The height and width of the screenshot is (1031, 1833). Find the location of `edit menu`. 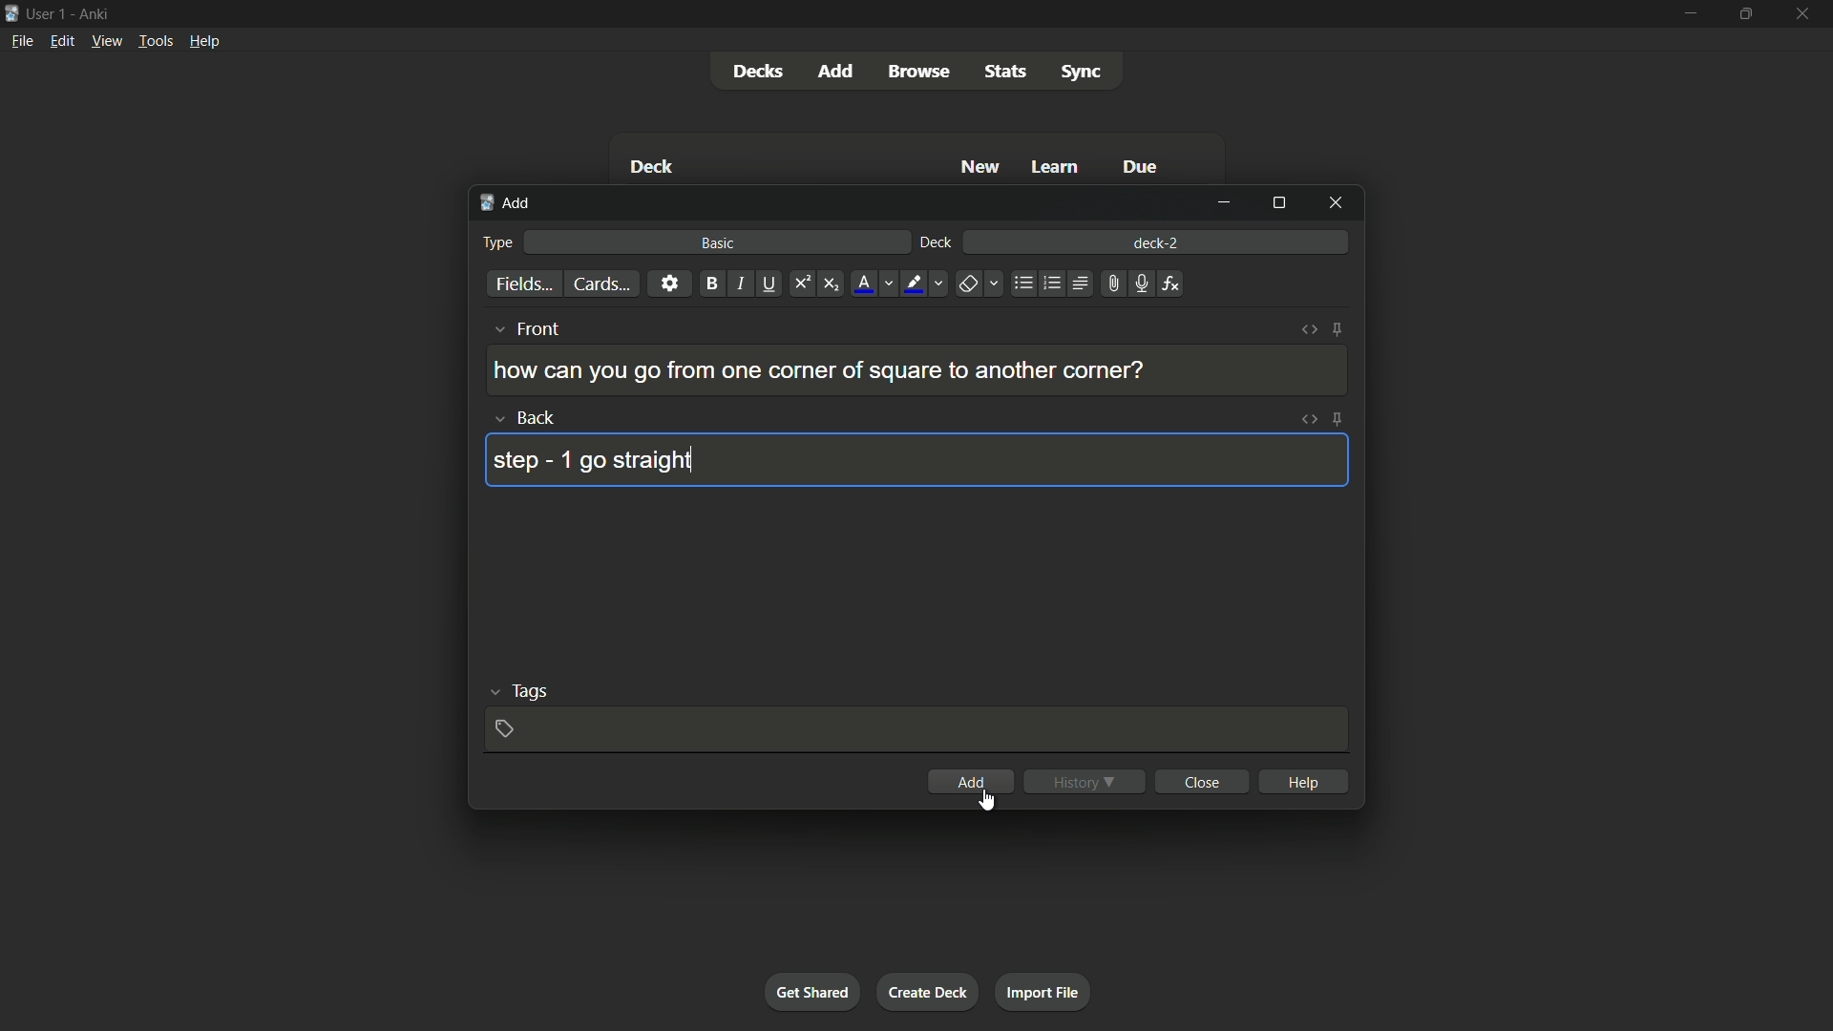

edit menu is located at coordinates (59, 40).